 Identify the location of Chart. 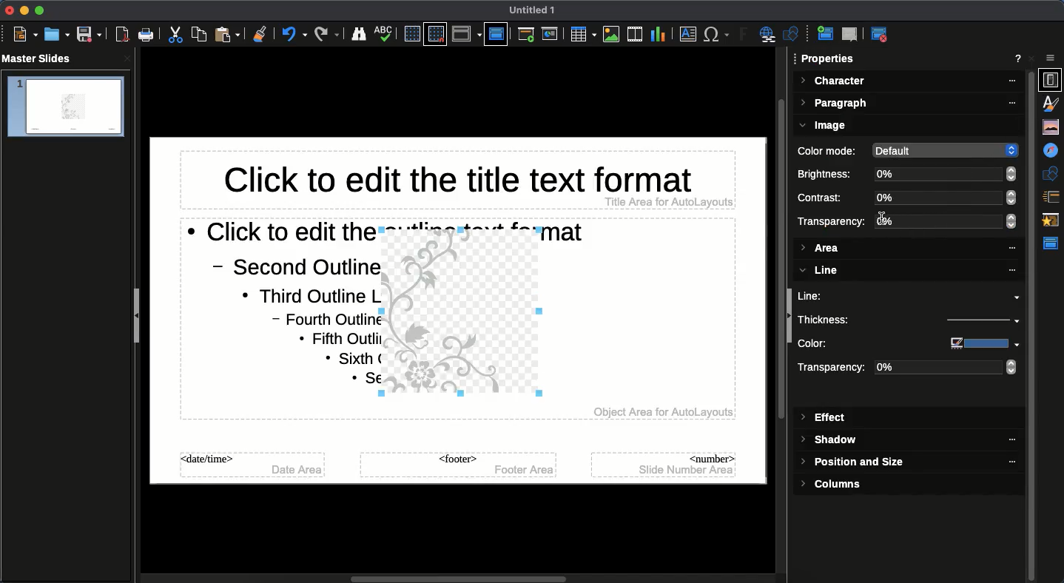
(658, 33).